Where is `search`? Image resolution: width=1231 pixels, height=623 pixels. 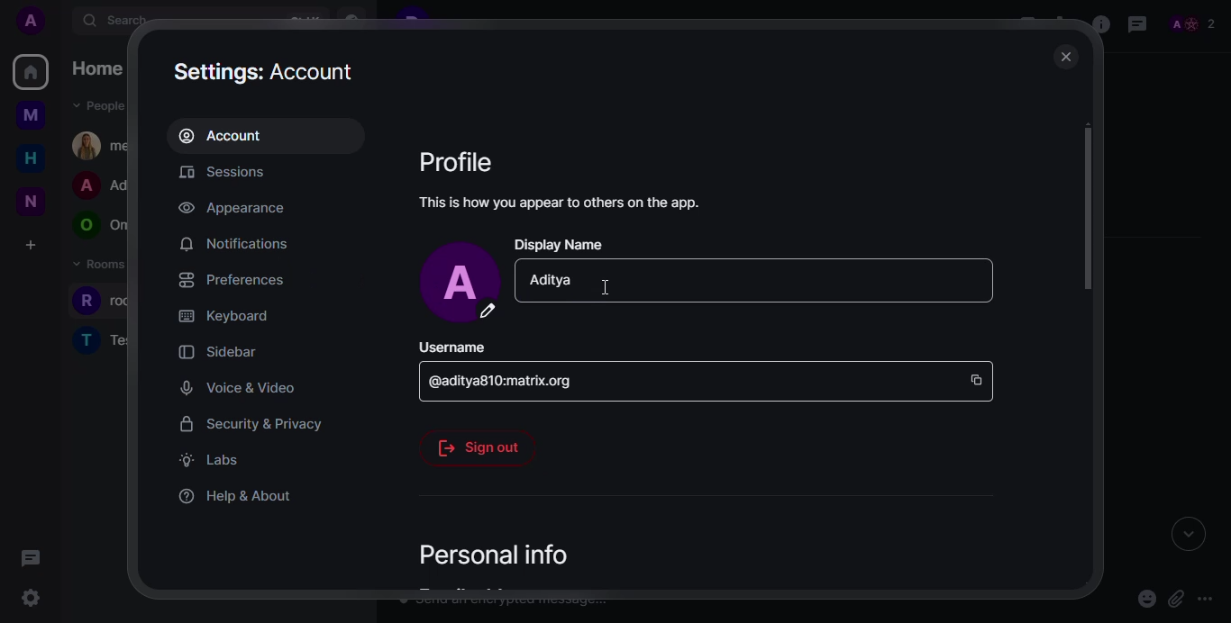
search is located at coordinates (114, 21).